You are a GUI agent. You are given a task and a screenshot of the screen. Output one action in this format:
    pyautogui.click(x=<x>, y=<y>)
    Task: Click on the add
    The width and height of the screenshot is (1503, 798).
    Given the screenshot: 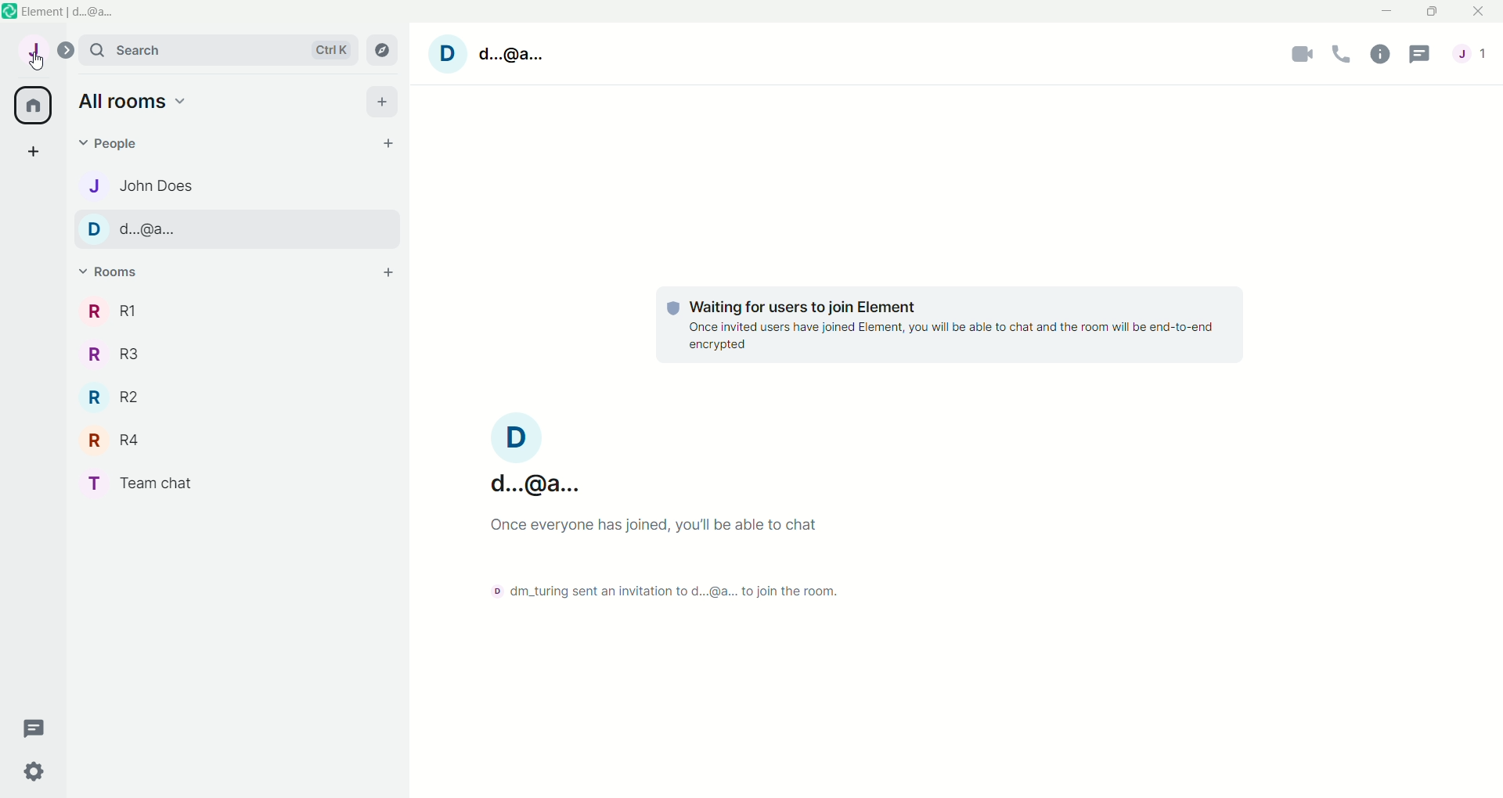 What is the action you would take?
    pyautogui.click(x=34, y=149)
    